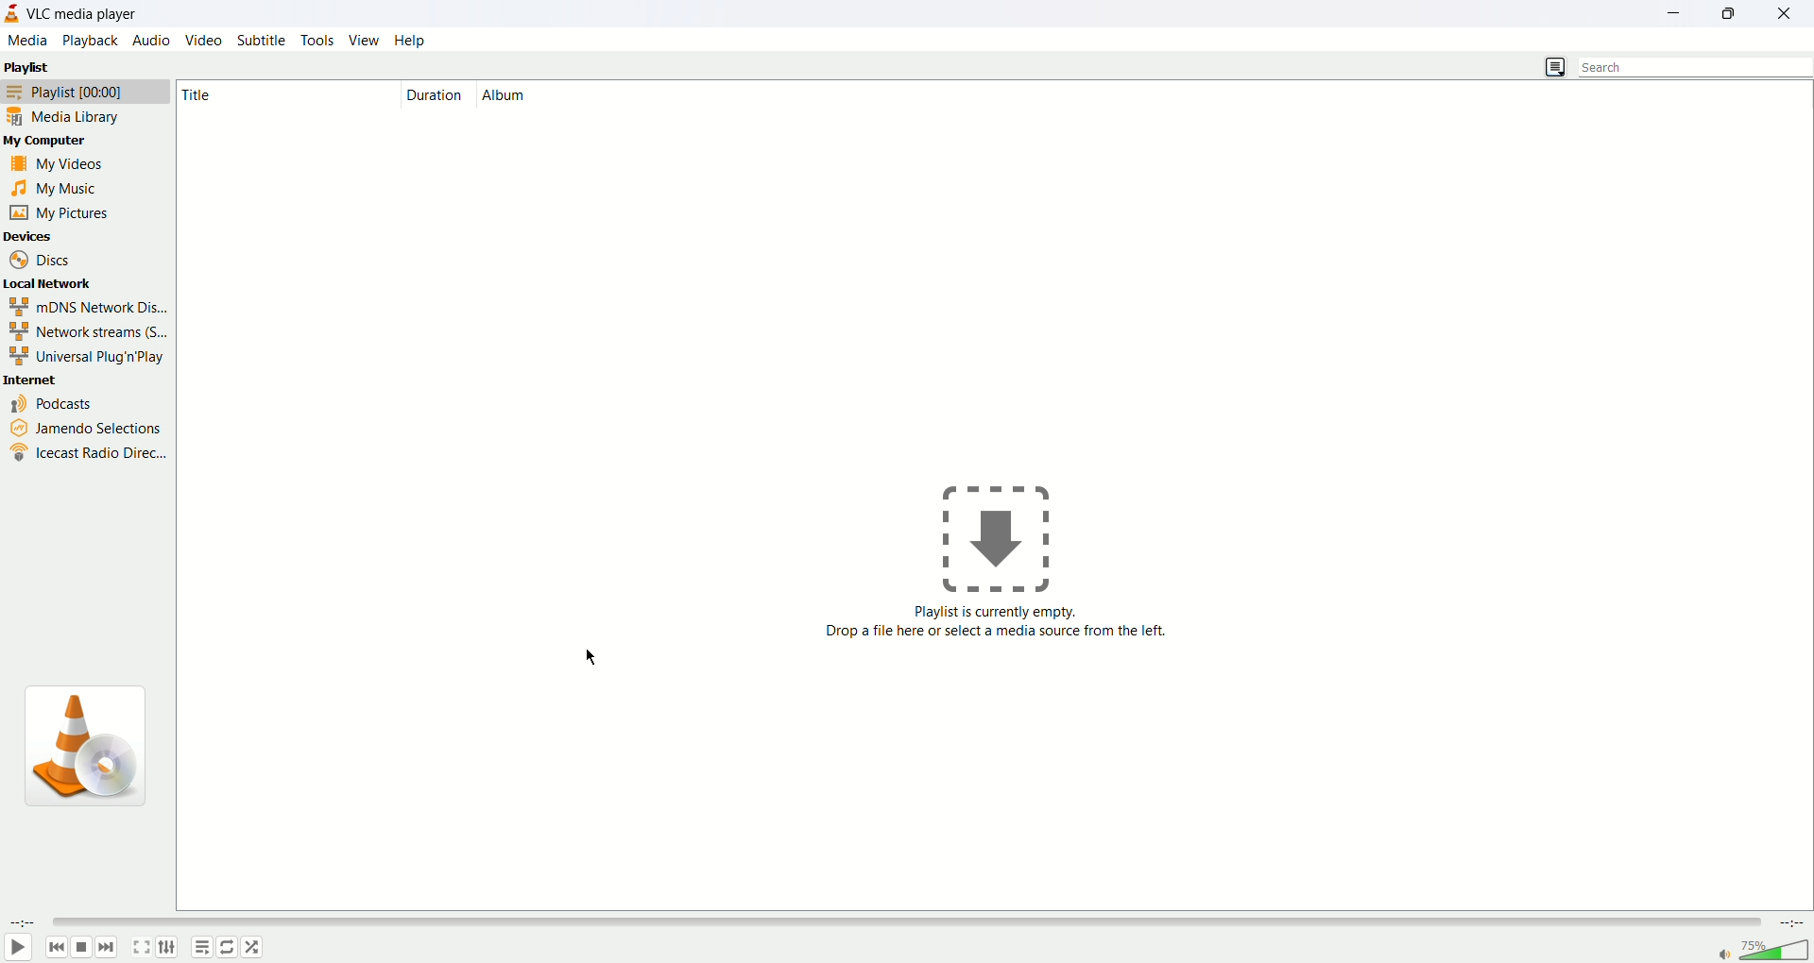 Image resolution: width=1814 pixels, height=963 pixels. What do you see at coordinates (1682, 14) in the screenshot?
I see `minimize` at bounding box center [1682, 14].